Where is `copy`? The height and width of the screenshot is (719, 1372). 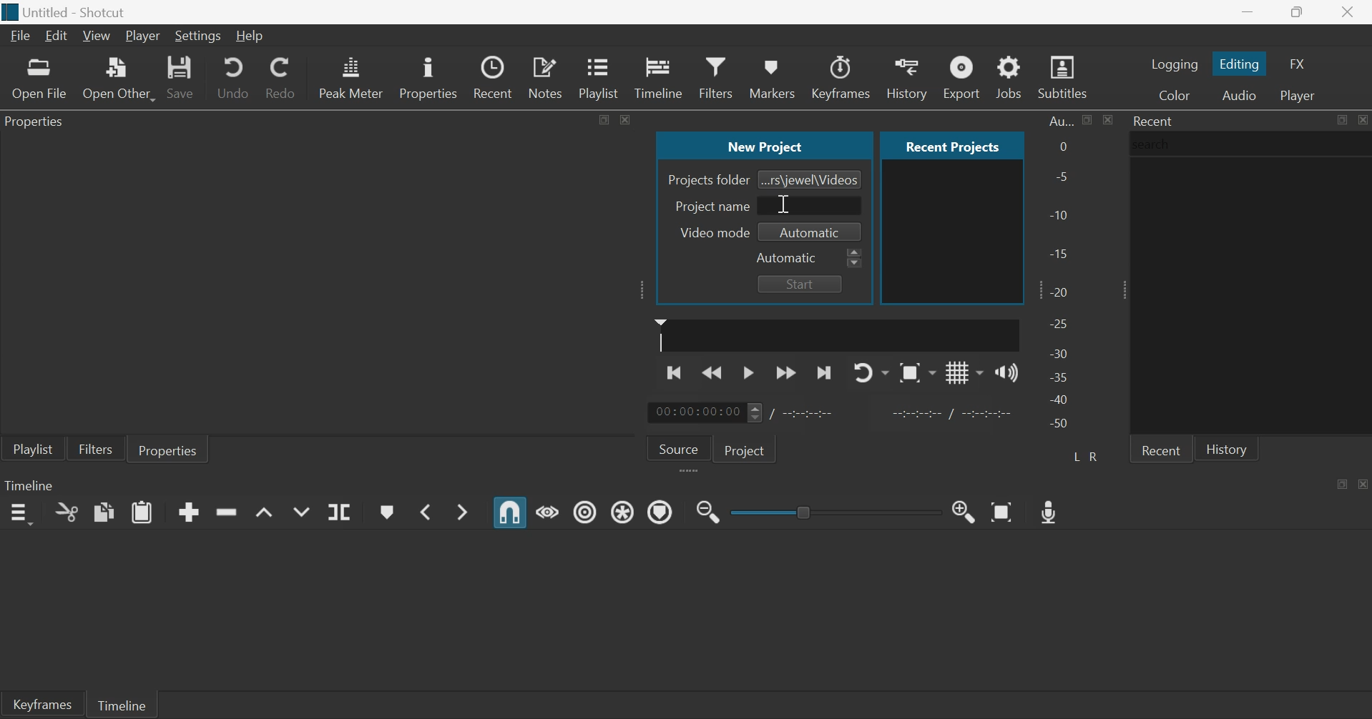
copy is located at coordinates (104, 511).